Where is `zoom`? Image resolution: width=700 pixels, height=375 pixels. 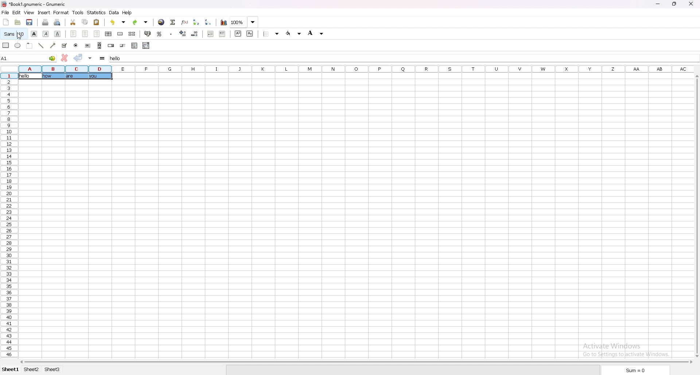 zoom is located at coordinates (244, 22).